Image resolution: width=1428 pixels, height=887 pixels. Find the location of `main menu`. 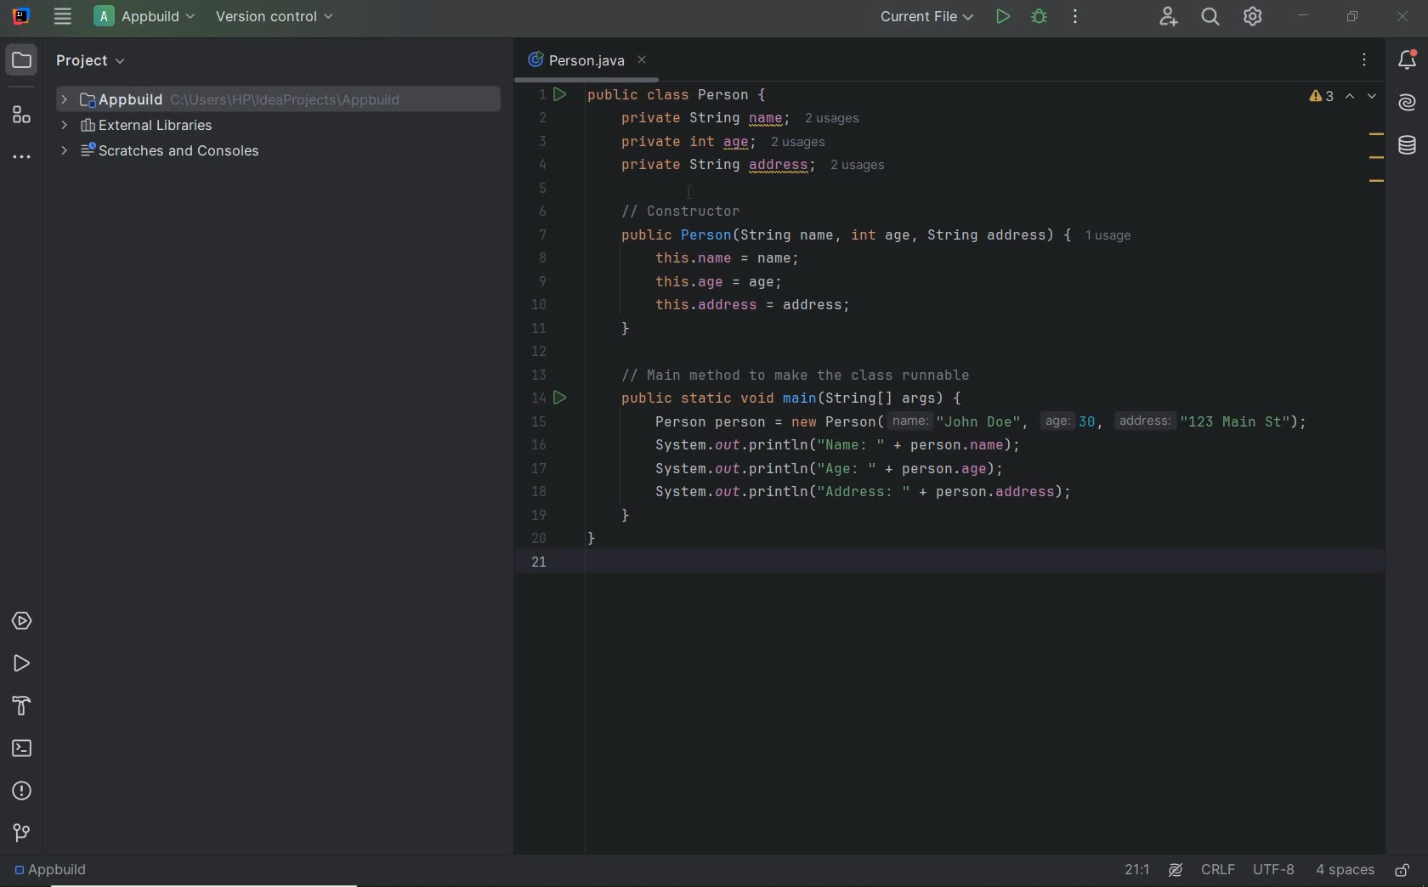

main menu is located at coordinates (61, 17).